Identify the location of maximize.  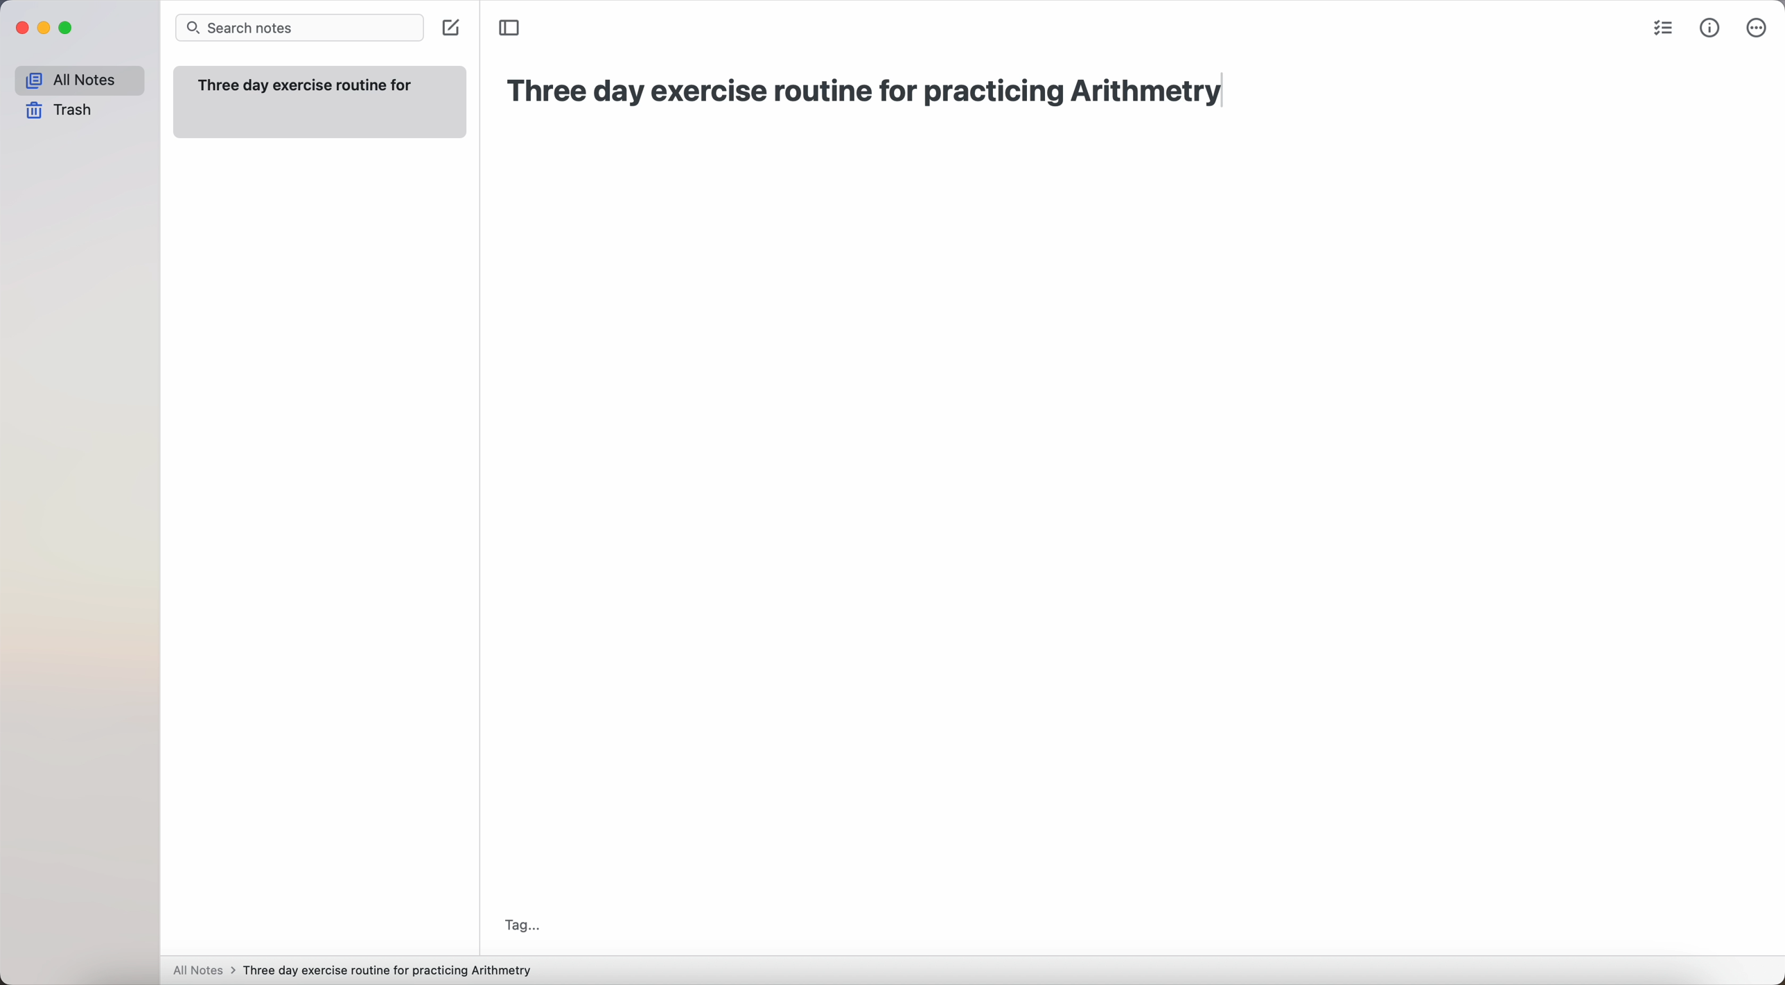
(66, 28).